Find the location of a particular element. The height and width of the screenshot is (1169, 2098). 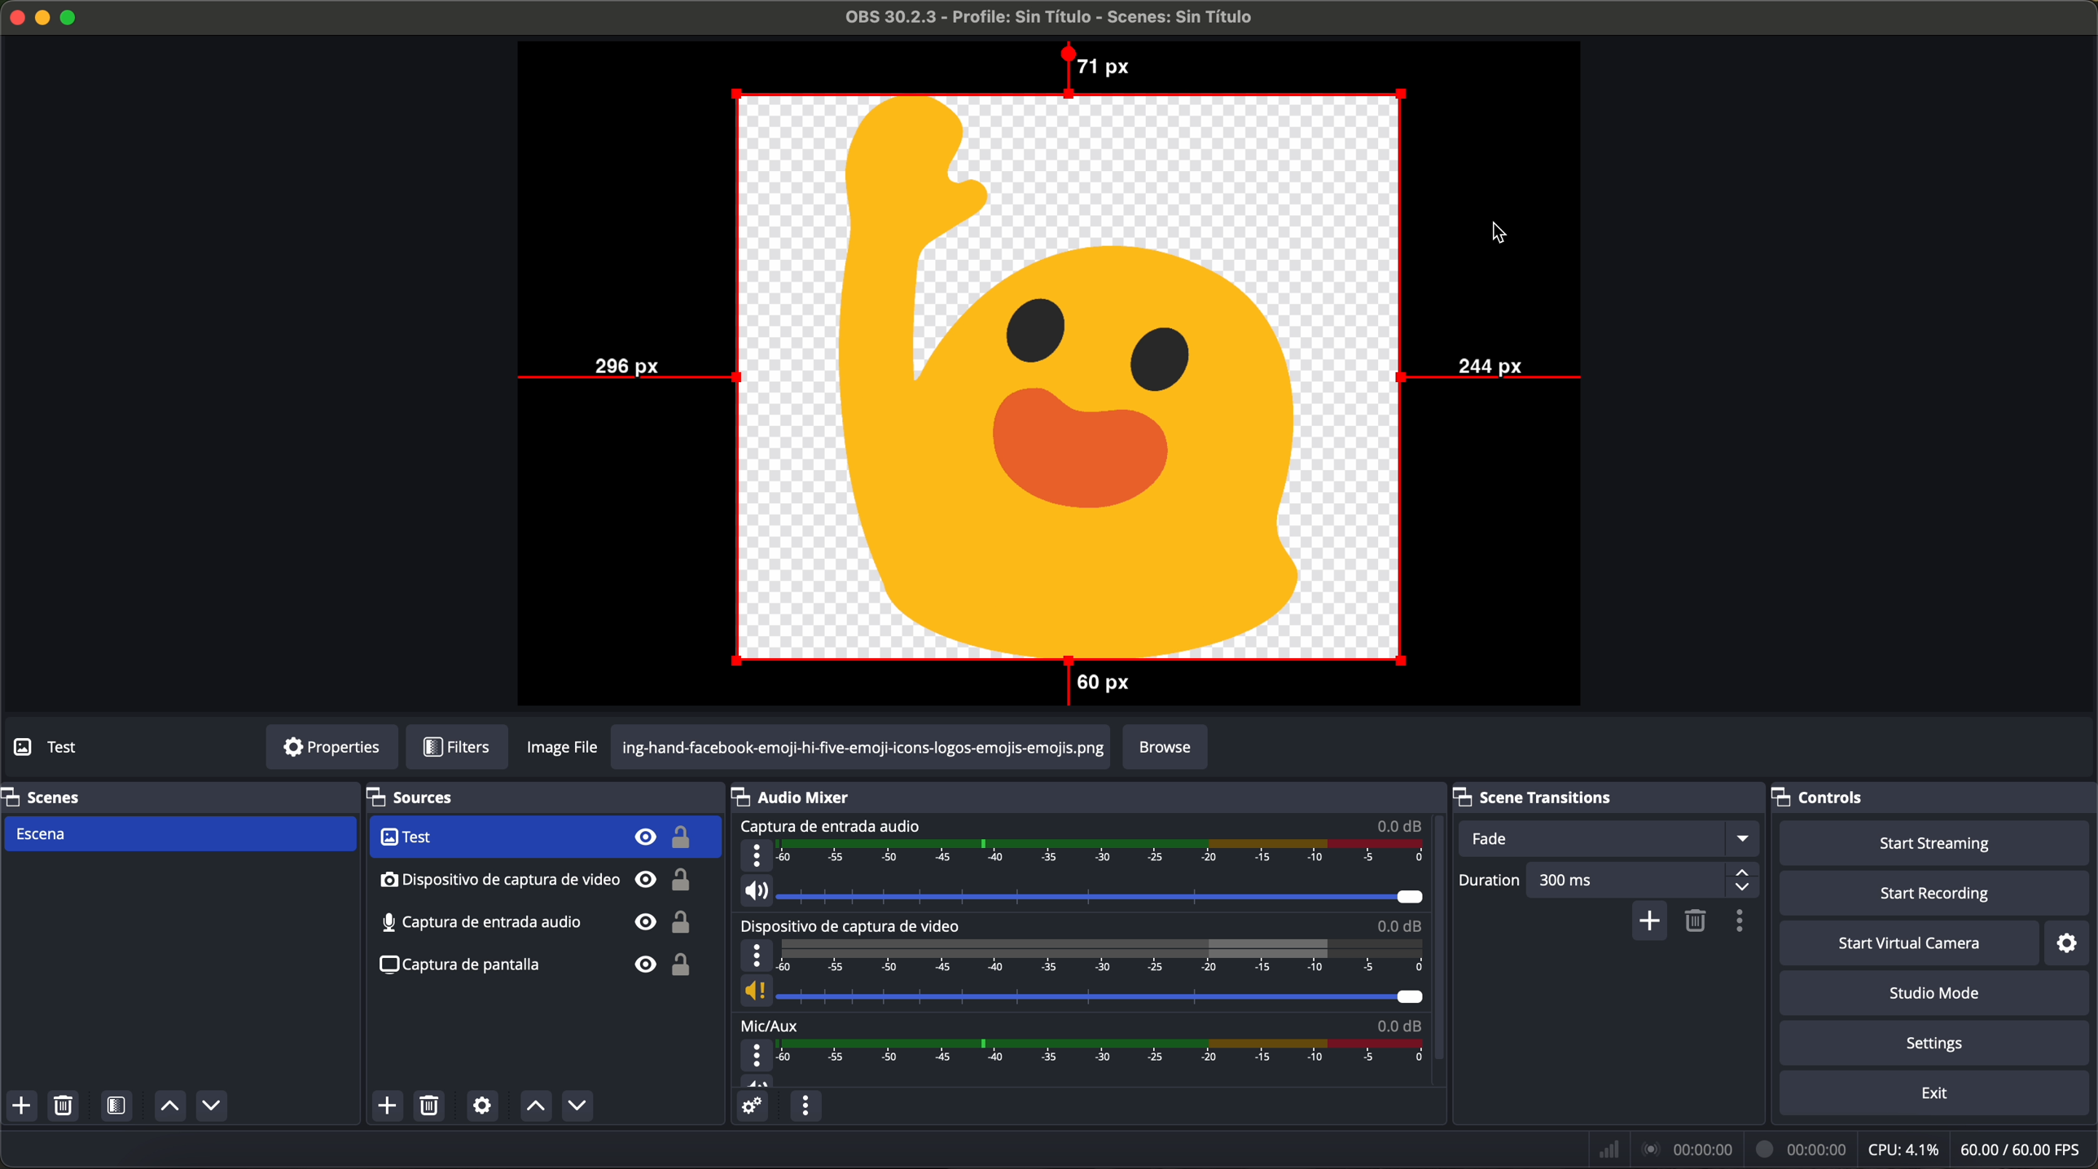

duration is located at coordinates (1490, 882).